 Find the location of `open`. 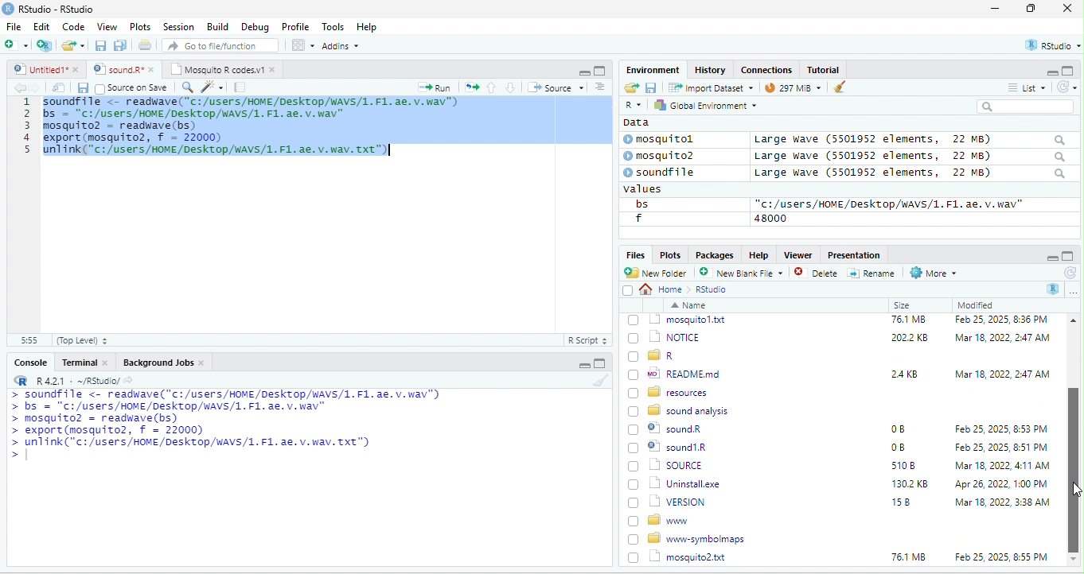

open is located at coordinates (146, 47).